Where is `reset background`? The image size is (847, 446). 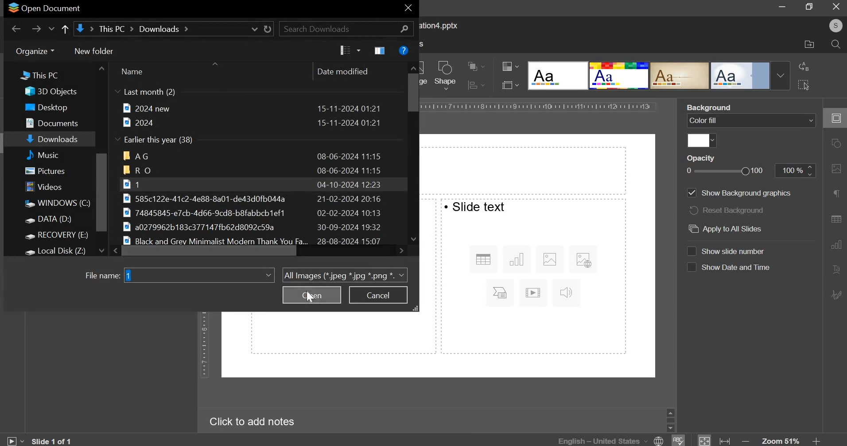
reset background is located at coordinates (729, 210).